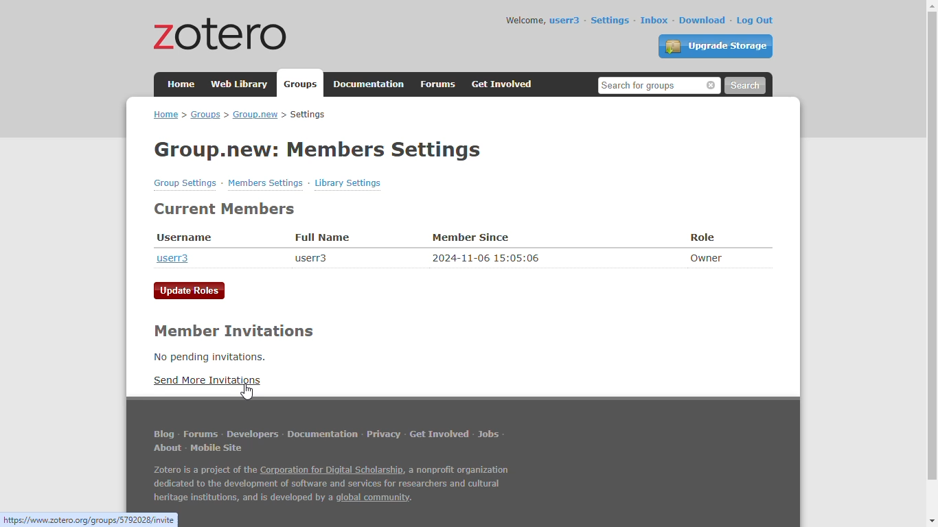  What do you see at coordinates (182, 83) in the screenshot?
I see `home` at bounding box center [182, 83].